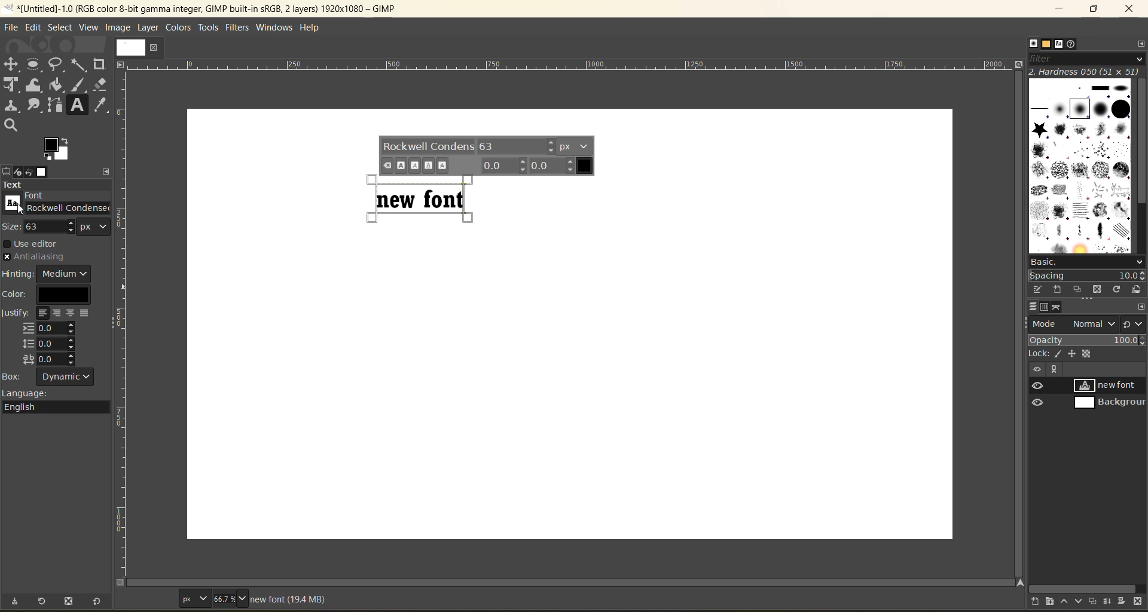  Describe the element at coordinates (57, 201) in the screenshot. I see `font` at that location.